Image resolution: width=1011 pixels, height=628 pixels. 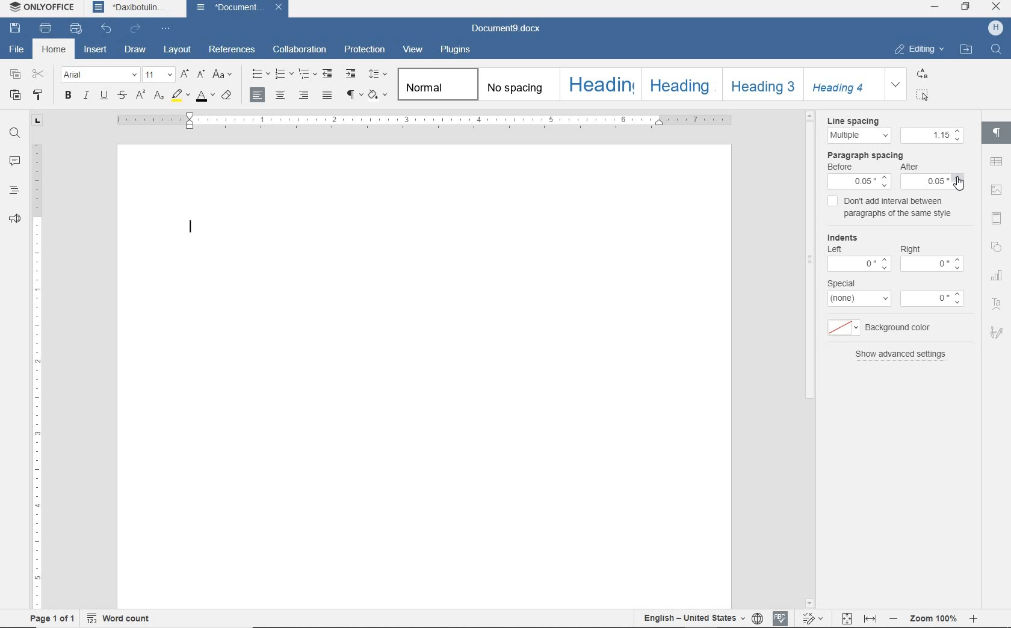 I want to click on font, so click(x=99, y=75).